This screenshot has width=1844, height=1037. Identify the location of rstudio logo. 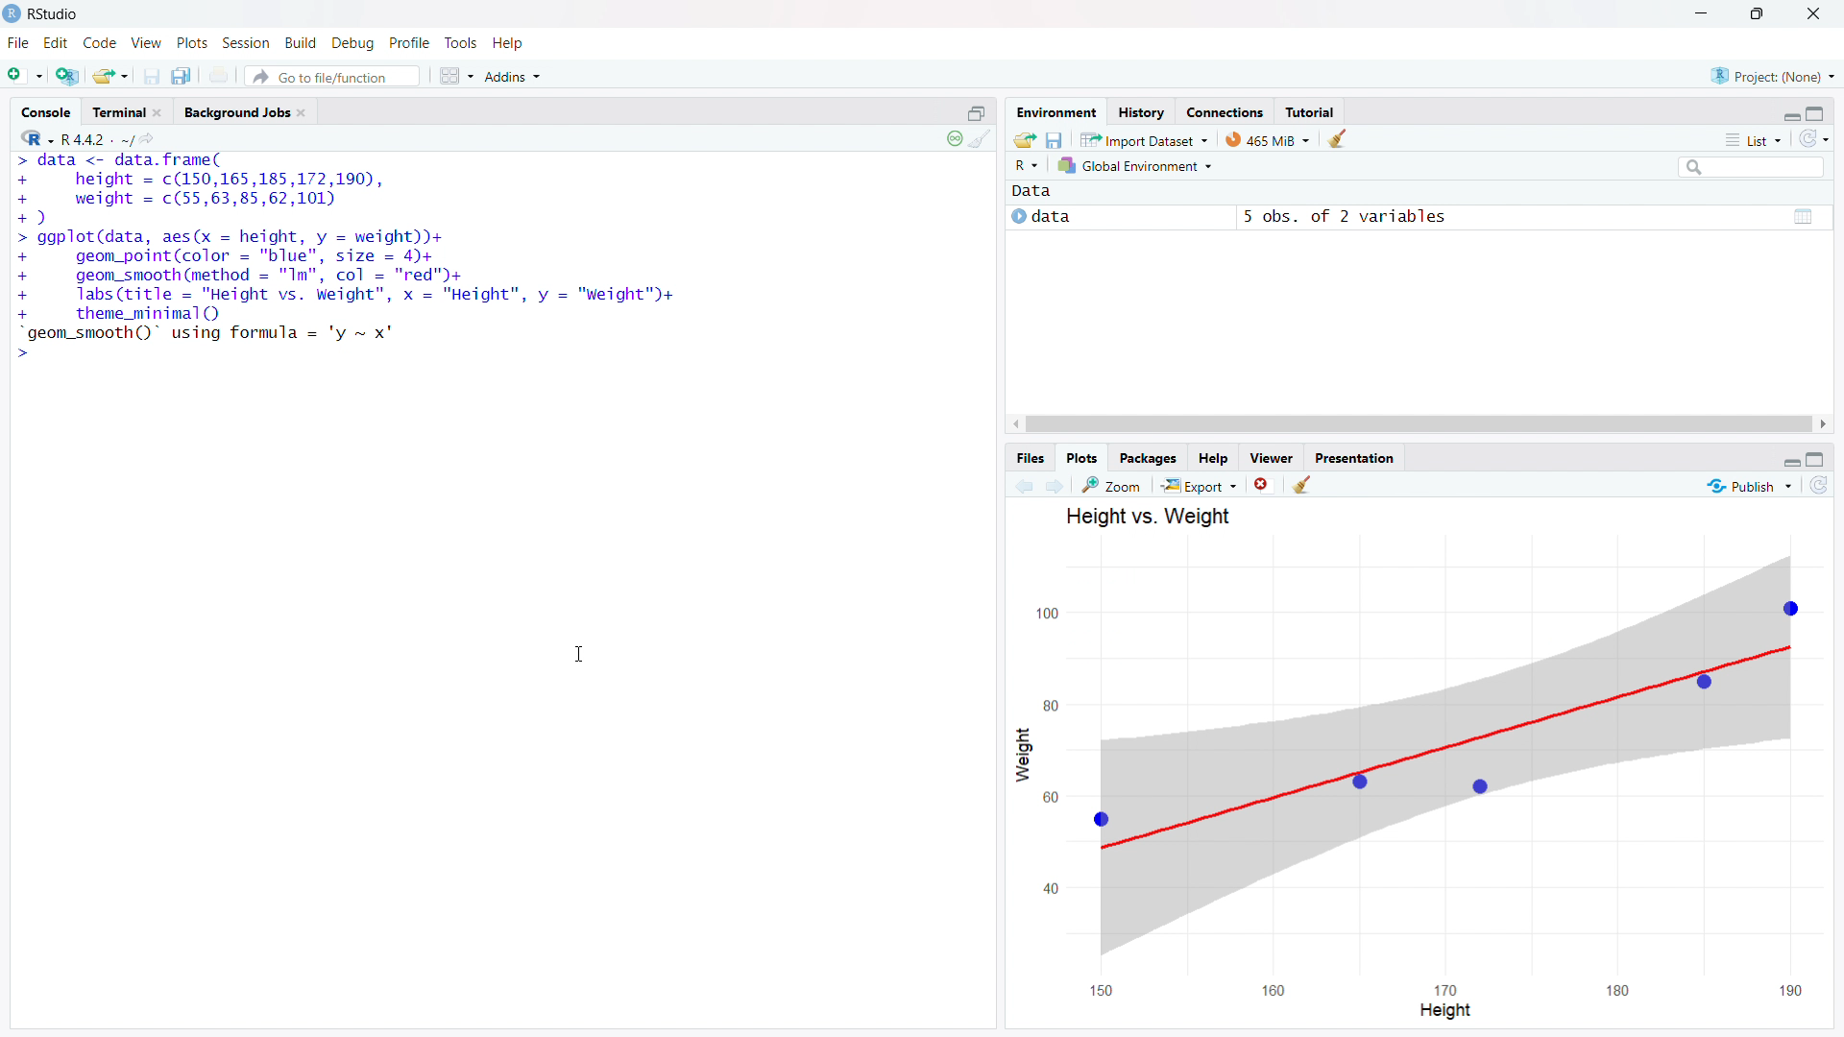
(12, 13).